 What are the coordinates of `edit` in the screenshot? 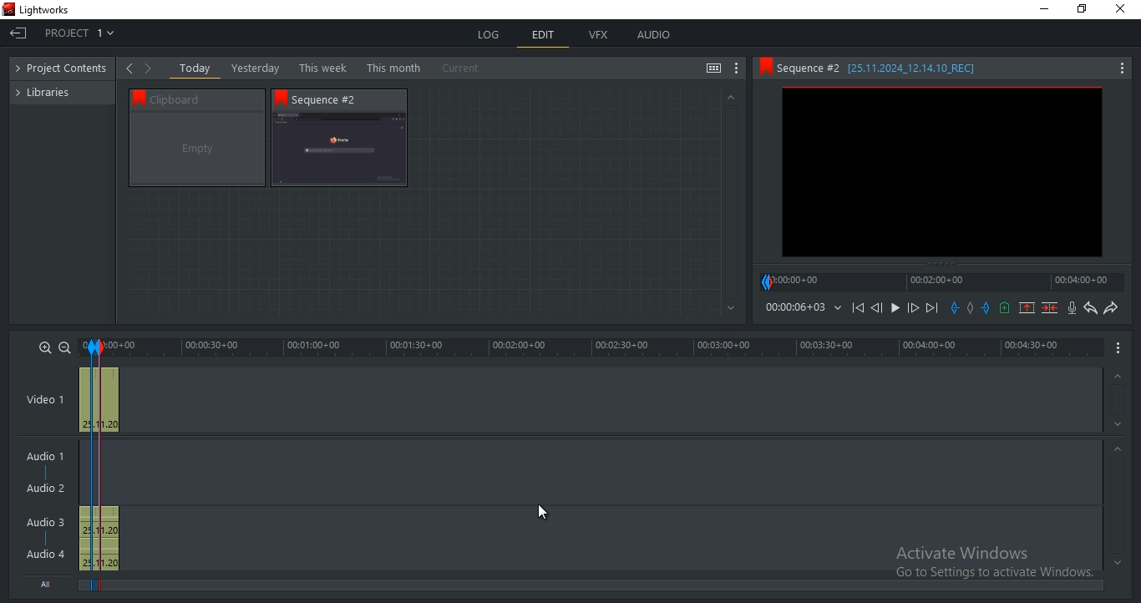 It's located at (544, 37).